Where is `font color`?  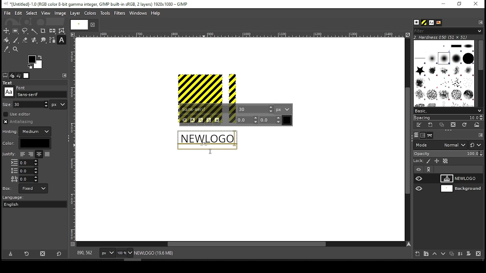 font color is located at coordinates (287, 120).